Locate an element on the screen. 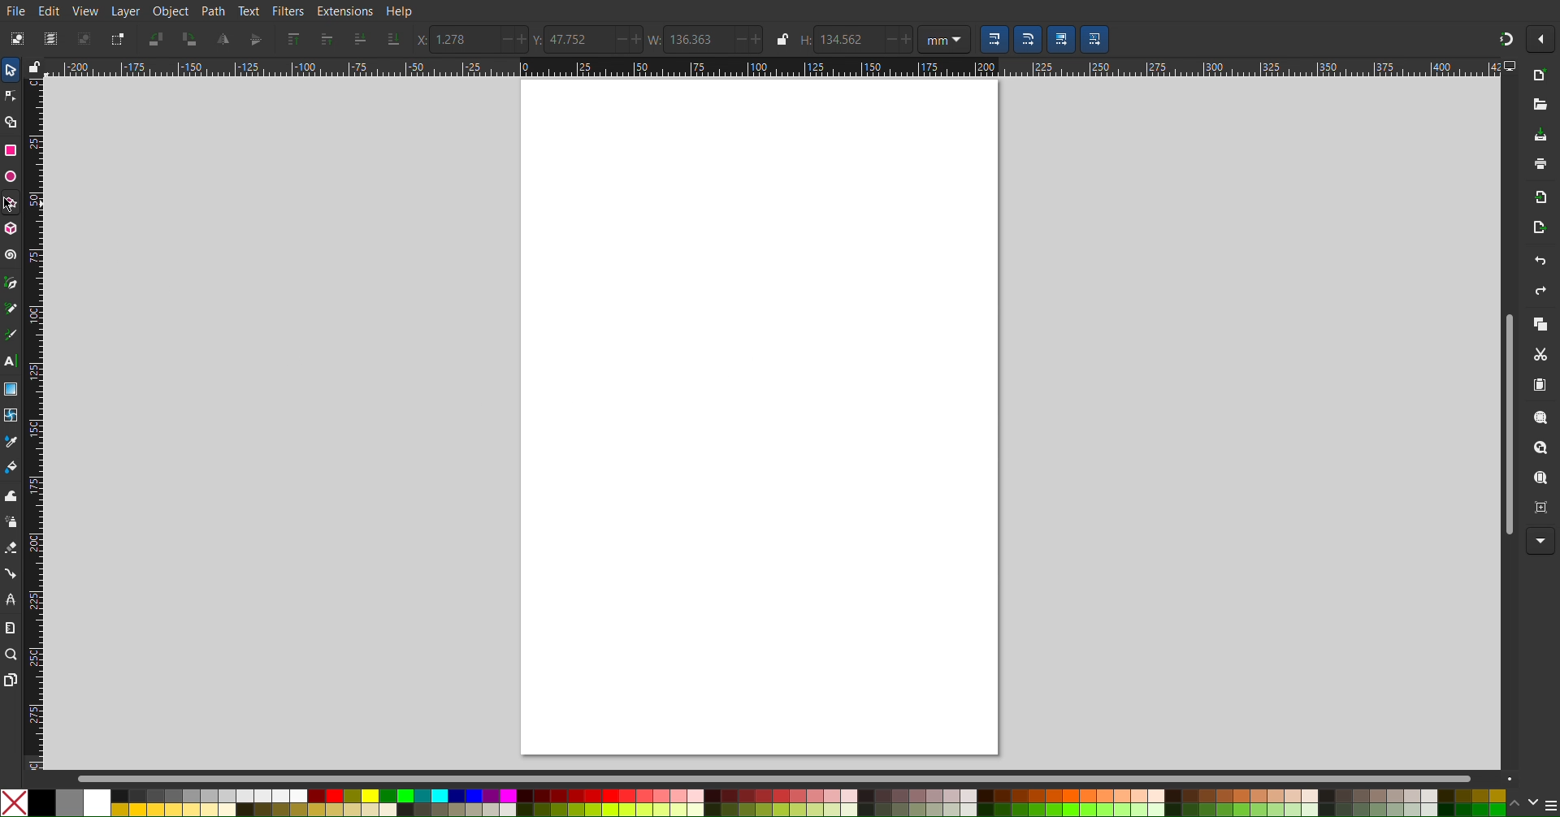 The height and width of the screenshot is (817, 1560). Text is located at coordinates (248, 10).